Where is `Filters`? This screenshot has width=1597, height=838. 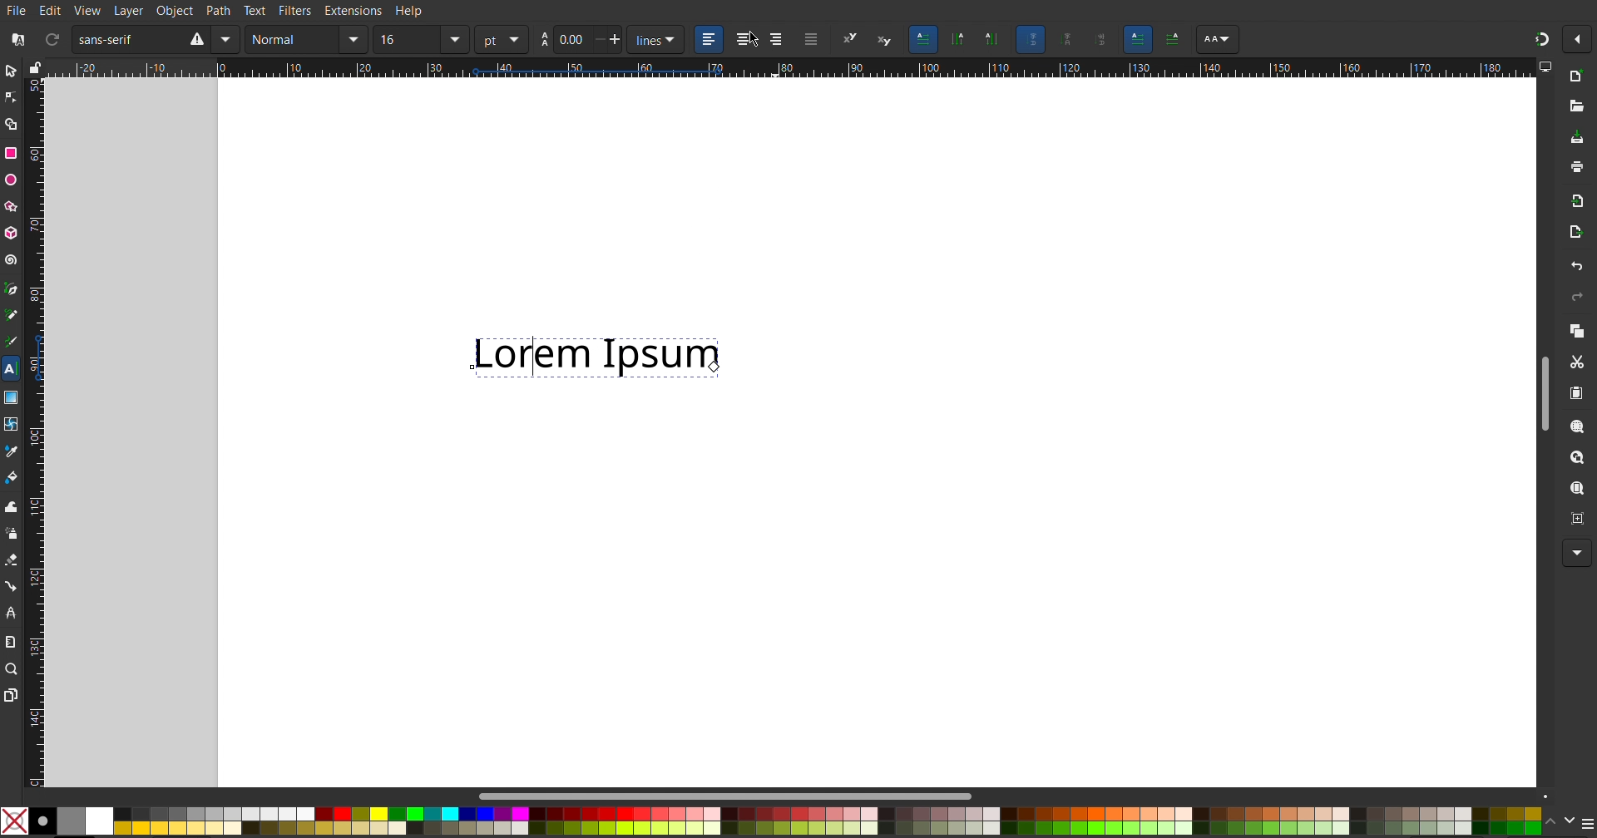
Filters is located at coordinates (293, 12).